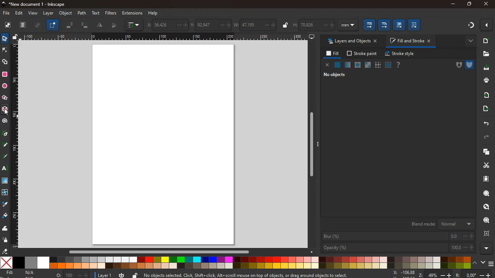 This screenshot has width=495, height=278. I want to click on graph, so click(134, 25).